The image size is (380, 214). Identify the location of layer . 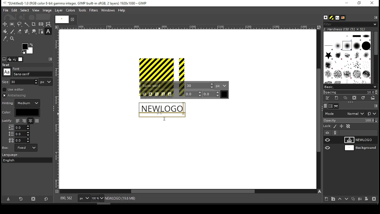
(360, 140).